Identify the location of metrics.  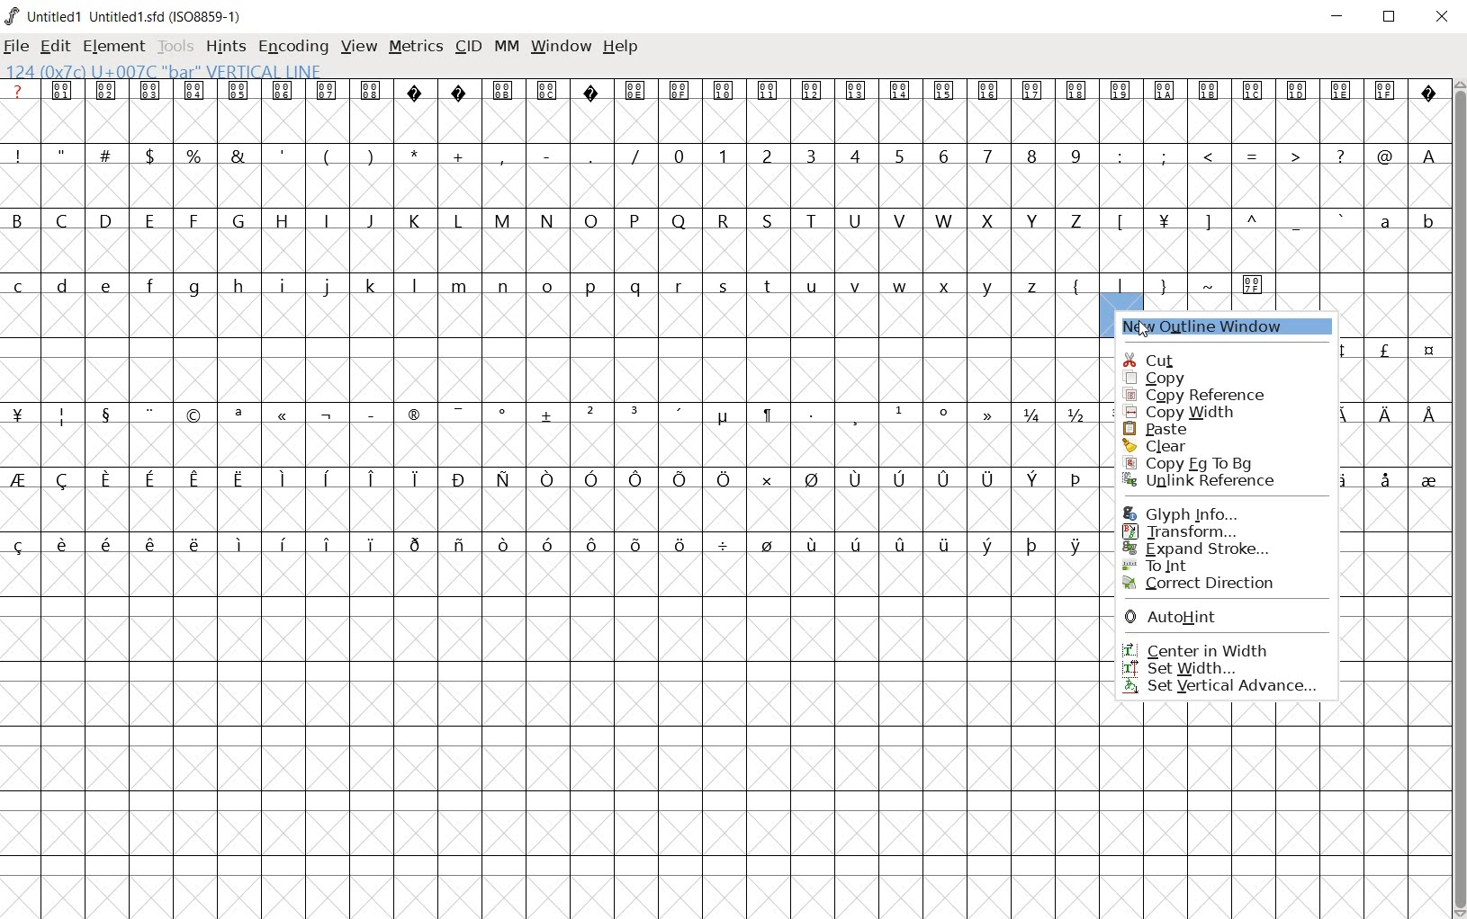
(416, 45).